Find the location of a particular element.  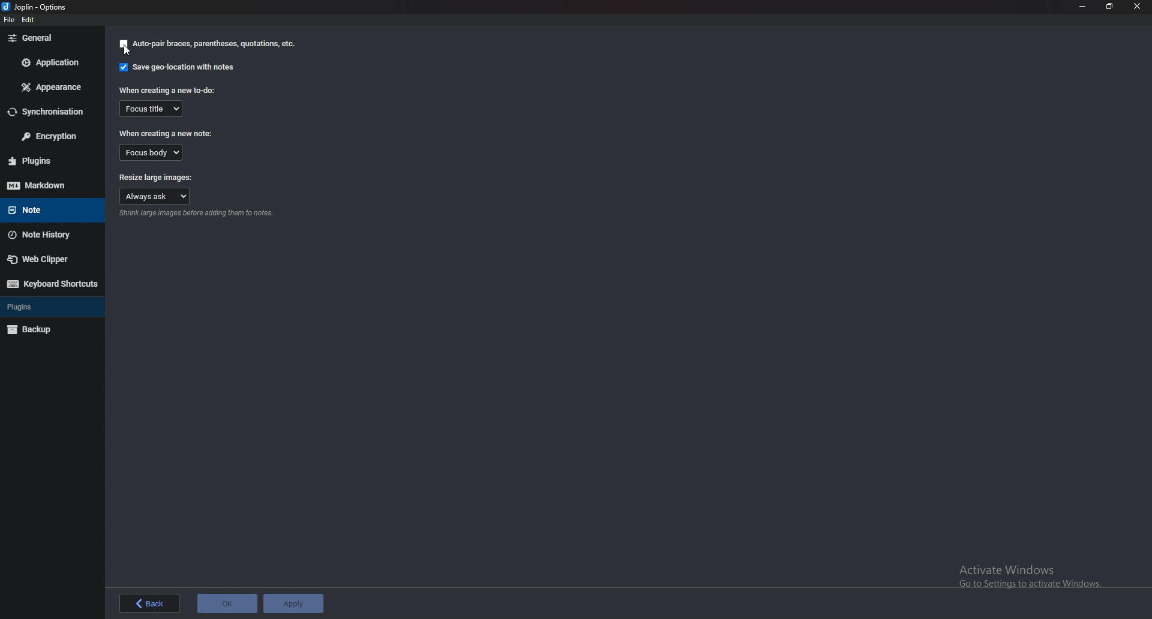

Focus title is located at coordinates (152, 109).